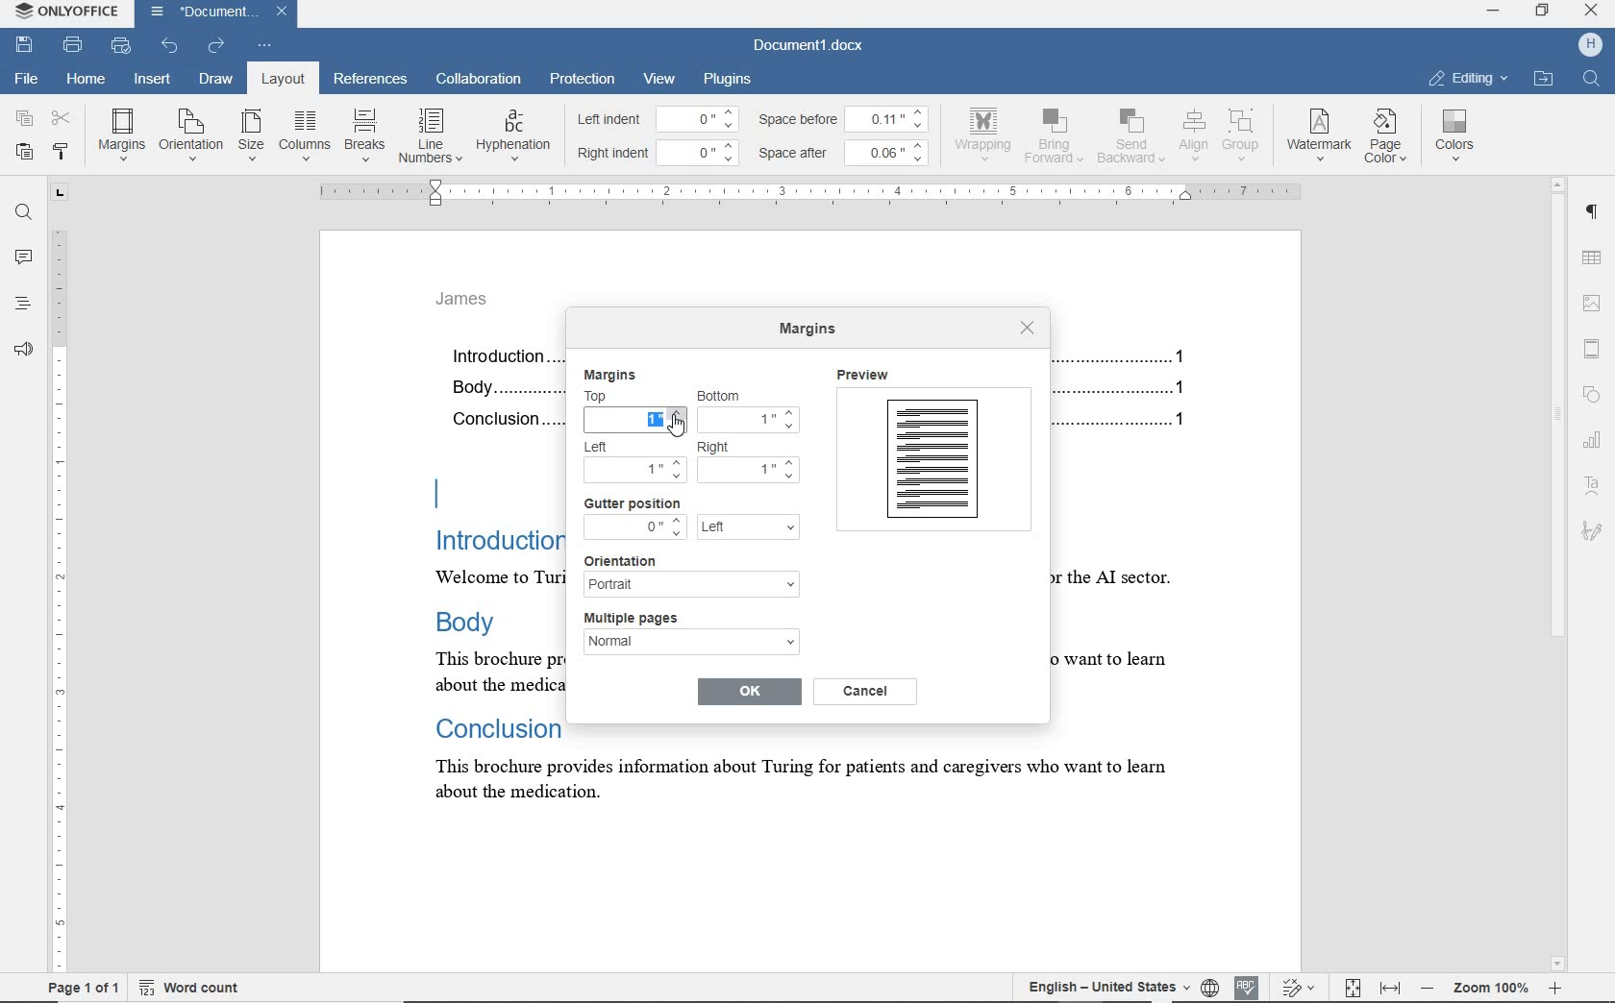 This screenshot has width=1615, height=1003. Describe the element at coordinates (84, 987) in the screenshot. I see `page 1 of 1` at that location.